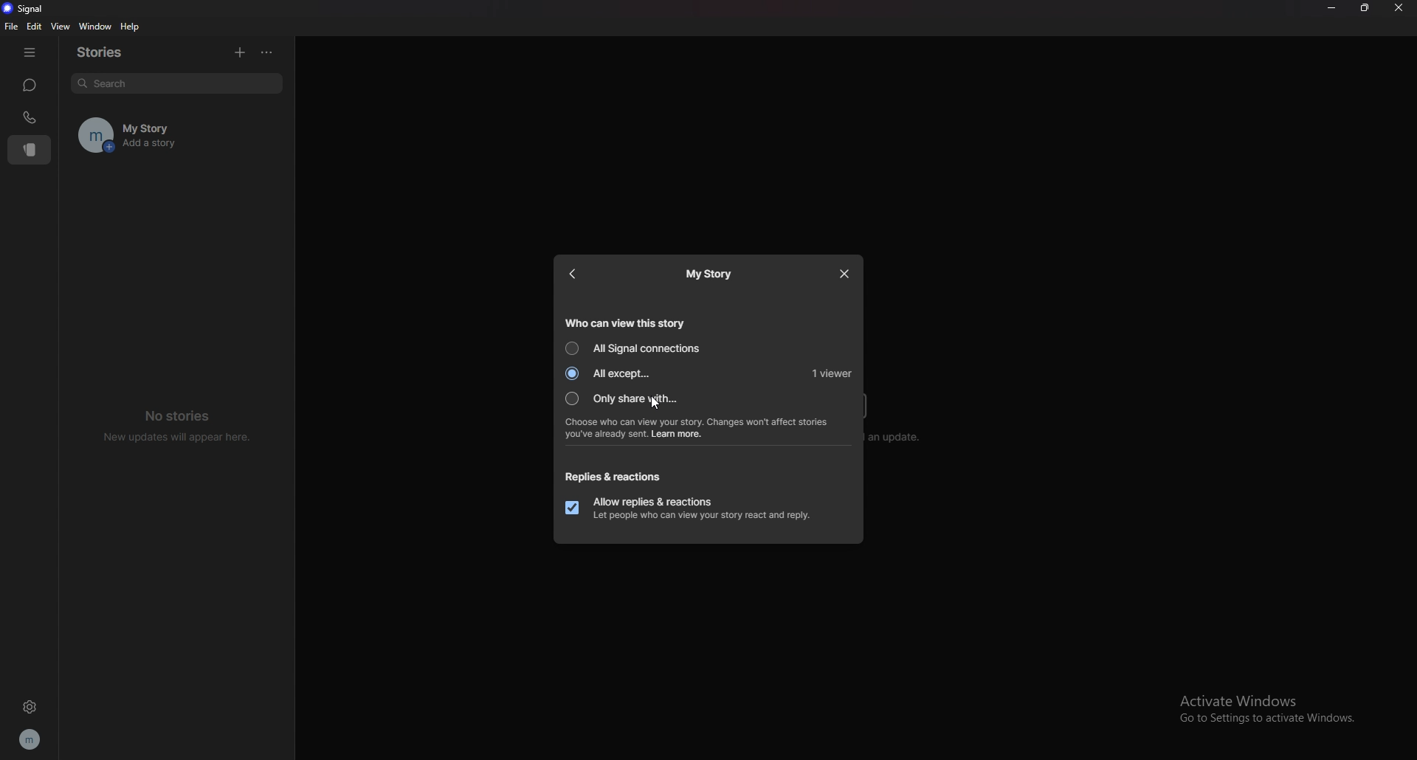  I want to click on profile, so click(31, 737).